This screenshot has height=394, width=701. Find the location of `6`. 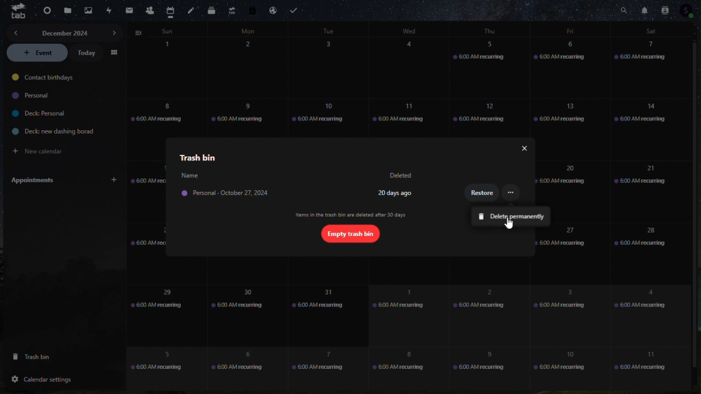

6 is located at coordinates (238, 366).